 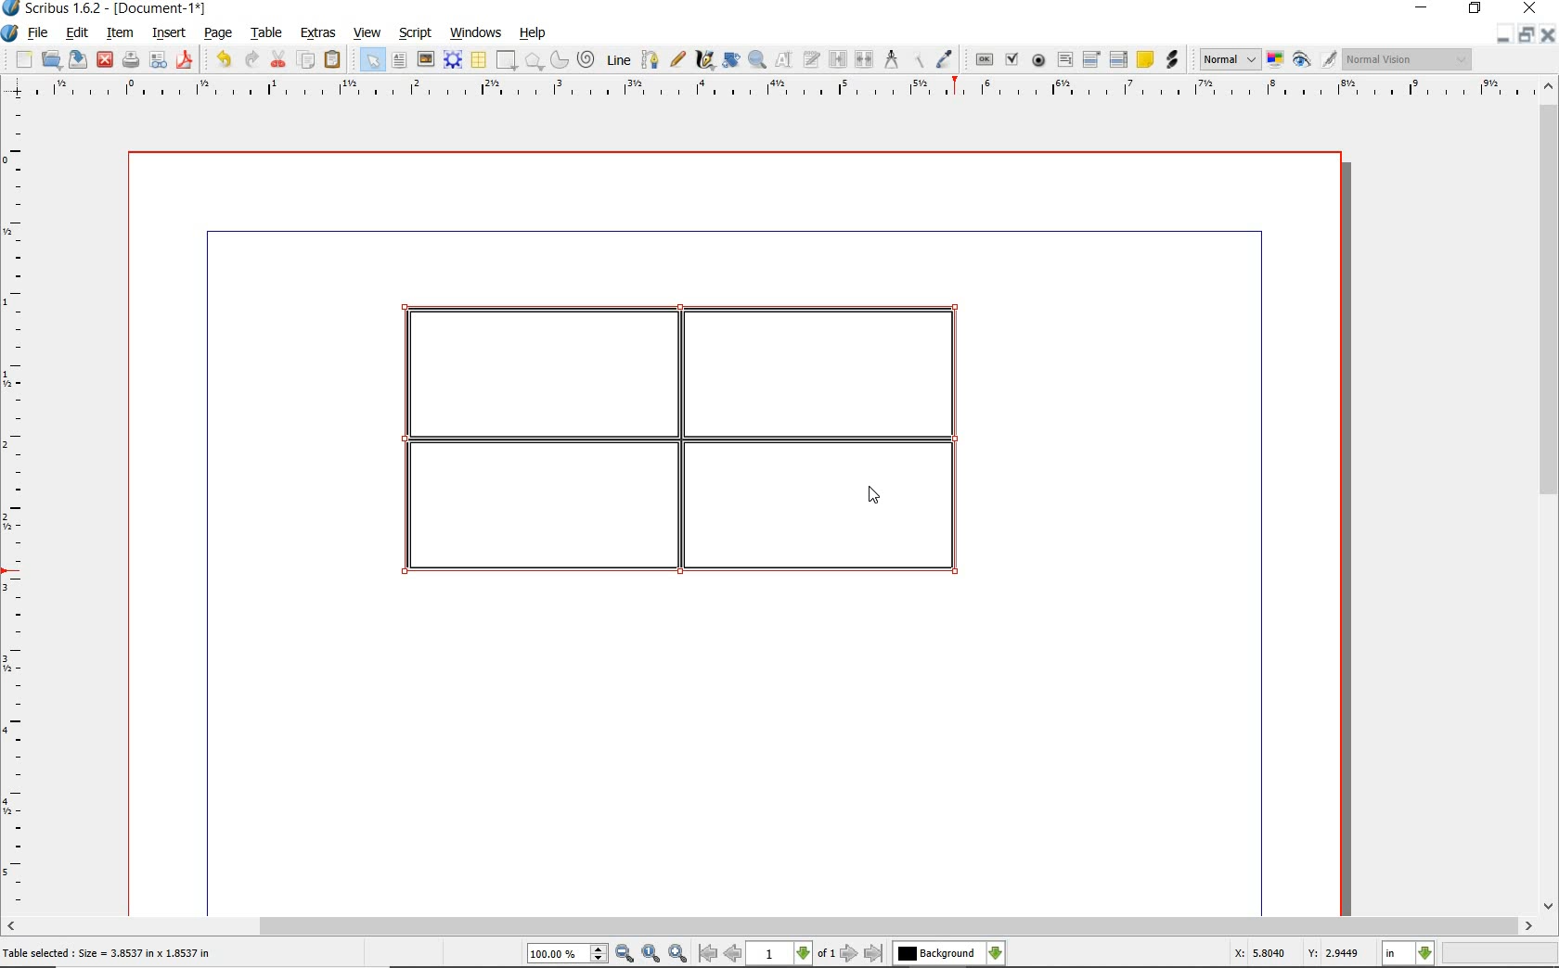 What do you see at coordinates (561, 61) in the screenshot?
I see `arc` at bounding box center [561, 61].